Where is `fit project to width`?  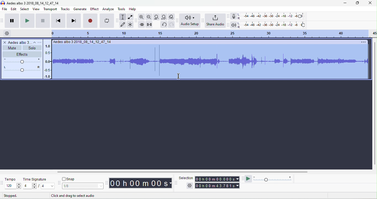
fit project to width is located at coordinates (164, 17).